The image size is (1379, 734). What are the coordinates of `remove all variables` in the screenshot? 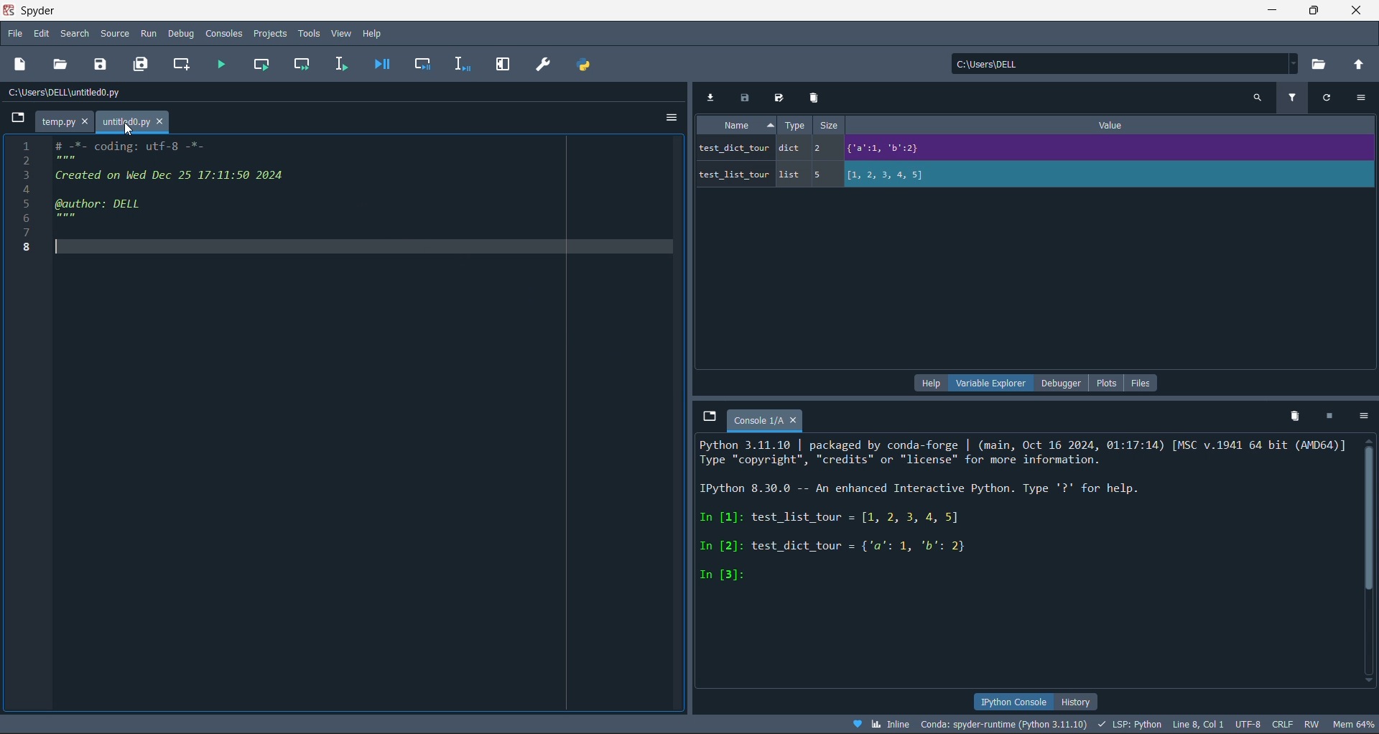 It's located at (816, 97).